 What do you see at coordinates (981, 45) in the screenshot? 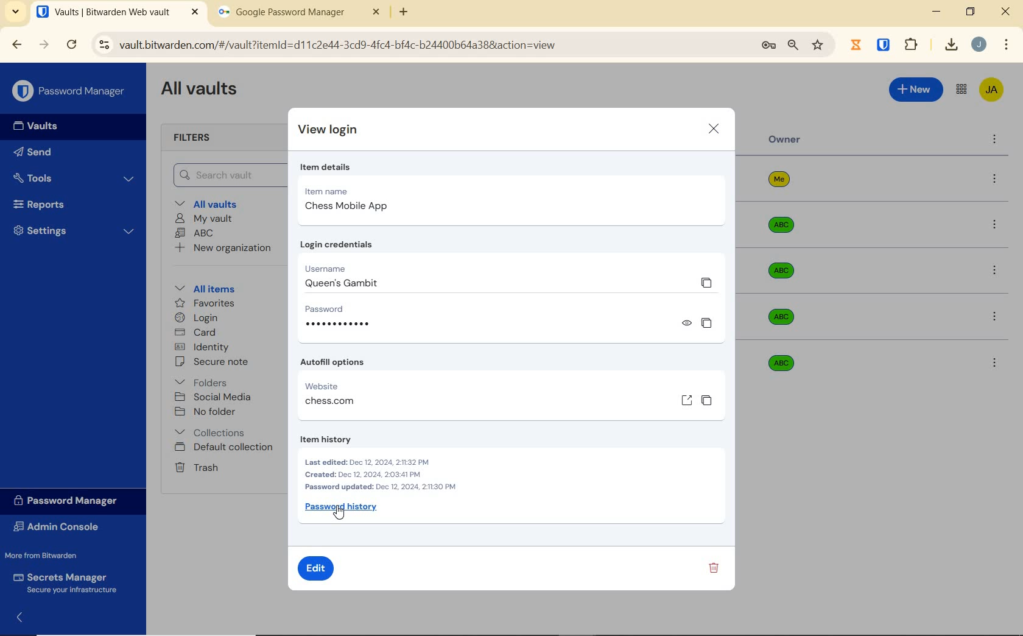
I see `Account` at bounding box center [981, 45].